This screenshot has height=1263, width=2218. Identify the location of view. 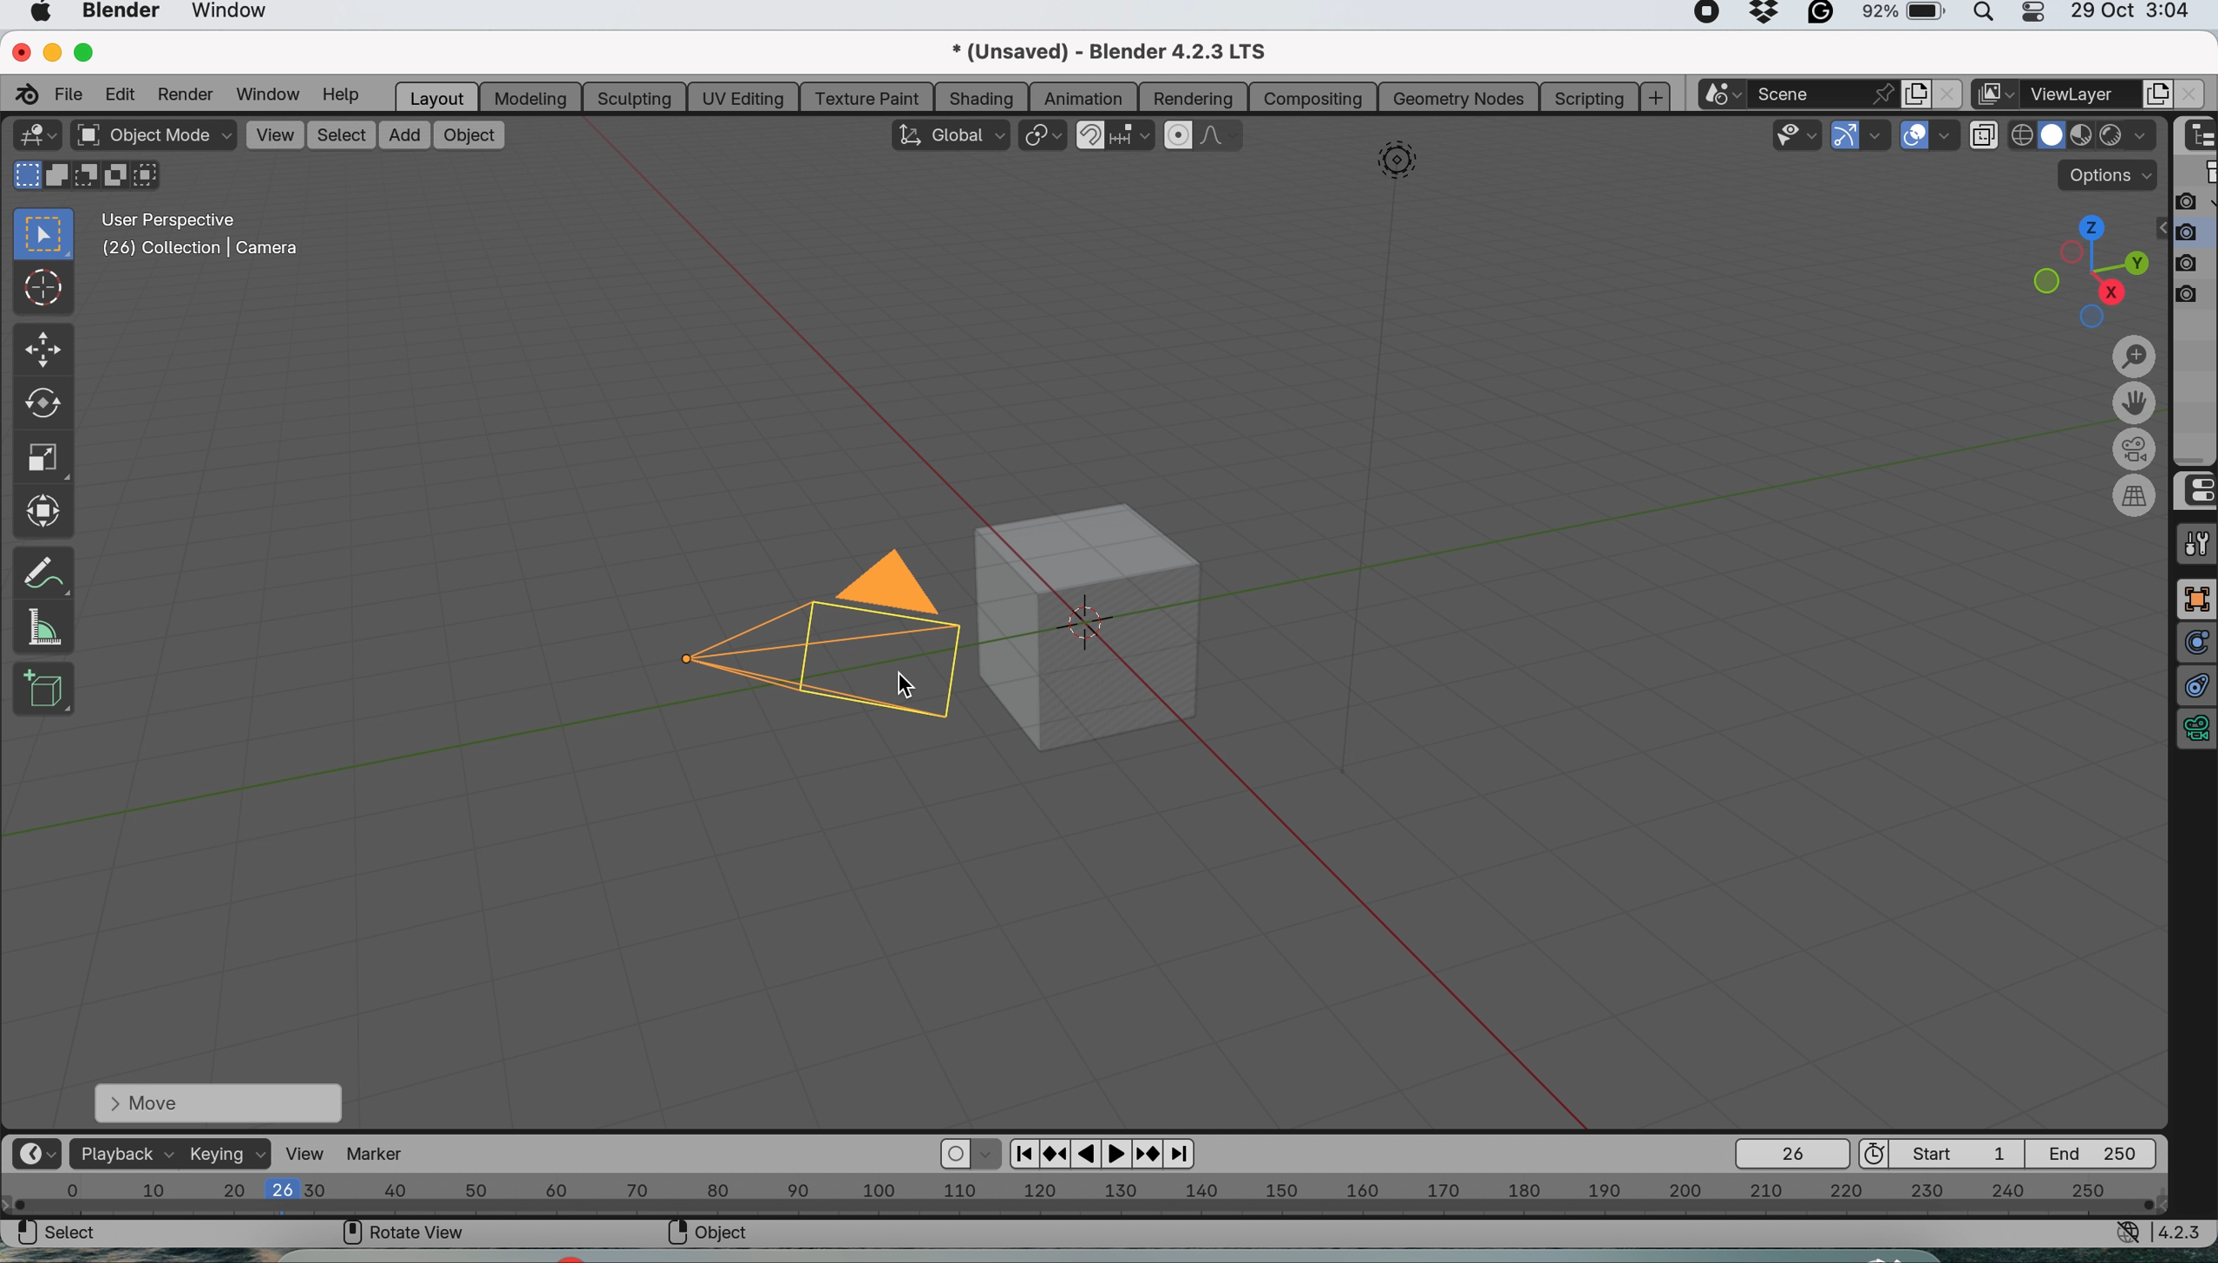
(274, 134).